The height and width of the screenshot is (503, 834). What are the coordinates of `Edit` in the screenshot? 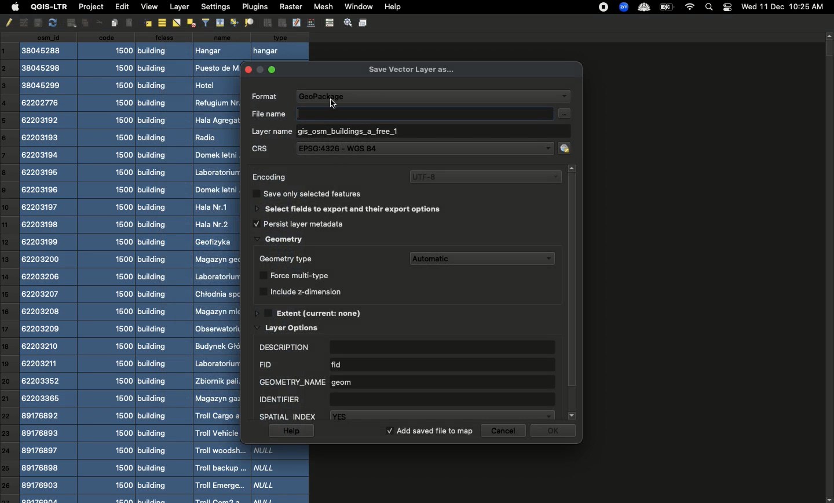 It's located at (120, 6).